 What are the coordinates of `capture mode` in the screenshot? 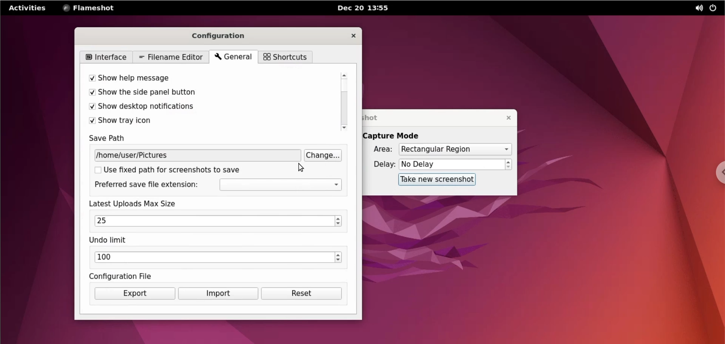 It's located at (398, 136).